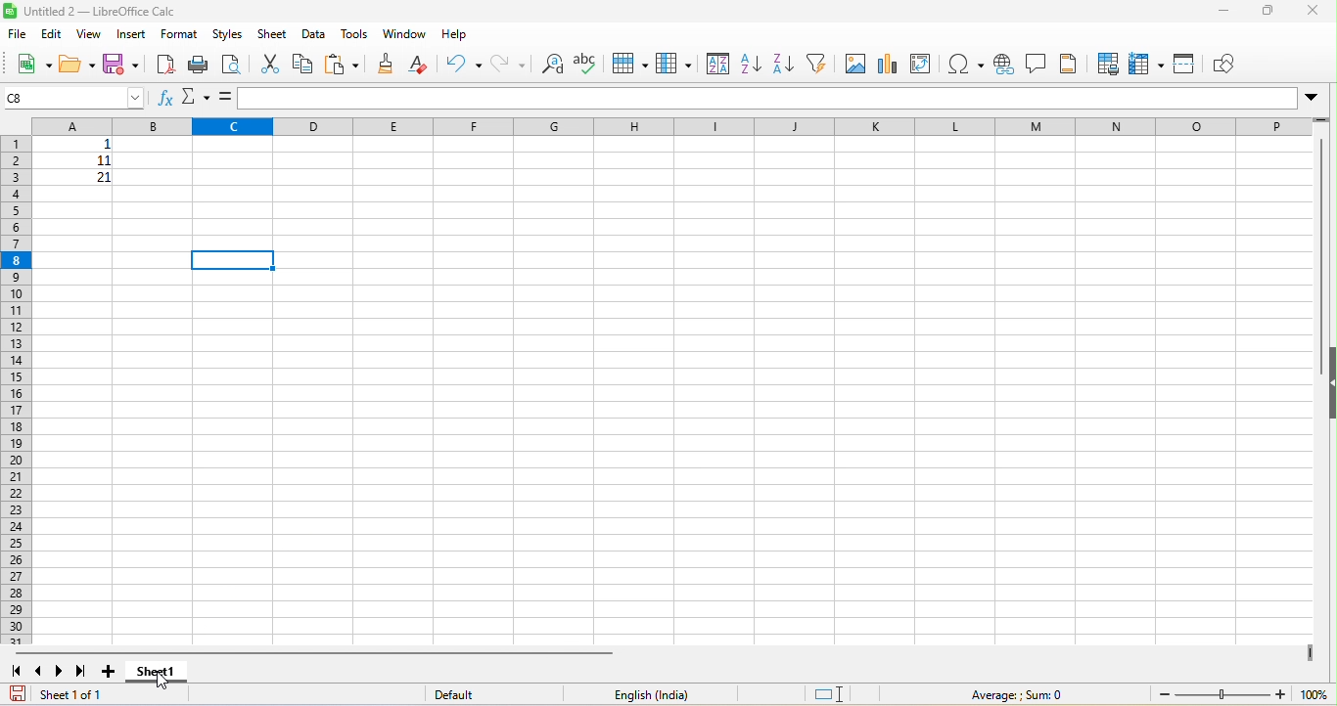 The image size is (1337, 706). What do you see at coordinates (1145, 64) in the screenshot?
I see `freeze rows and columns` at bounding box center [1145, 64].